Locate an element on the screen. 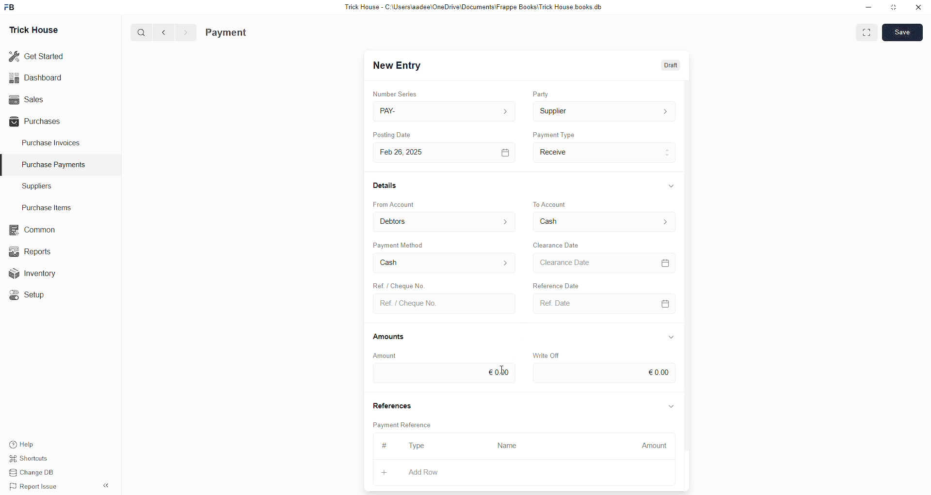  €0.00 is located at coordinates (604, 373).